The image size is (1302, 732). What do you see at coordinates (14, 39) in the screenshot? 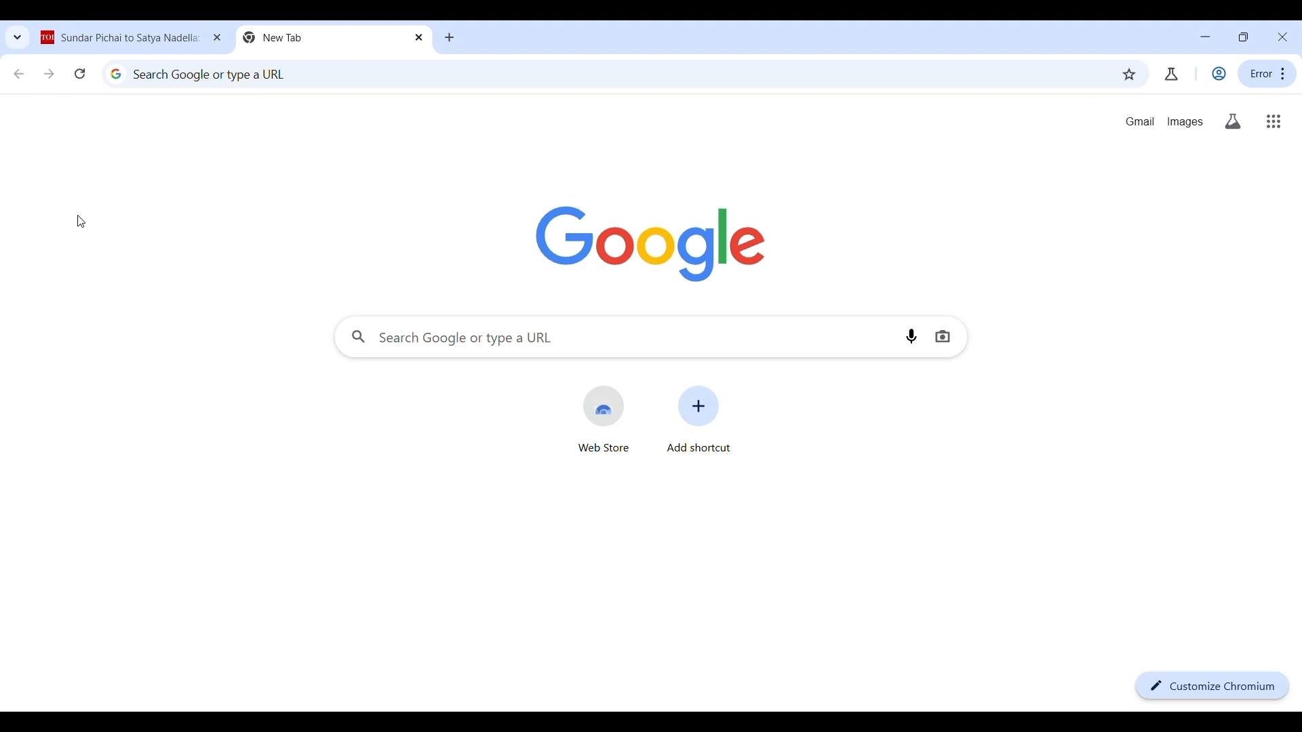
I see `Search tabs` at bounding box center [14, 39].